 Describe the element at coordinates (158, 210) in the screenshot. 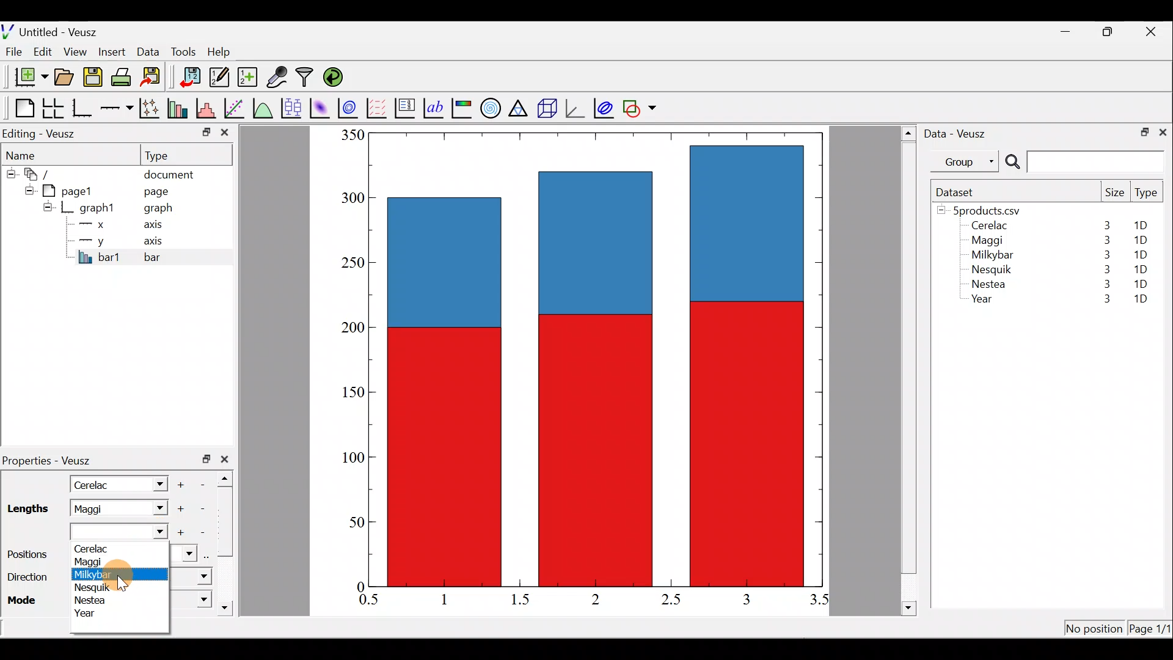

I see `graph` at that location.